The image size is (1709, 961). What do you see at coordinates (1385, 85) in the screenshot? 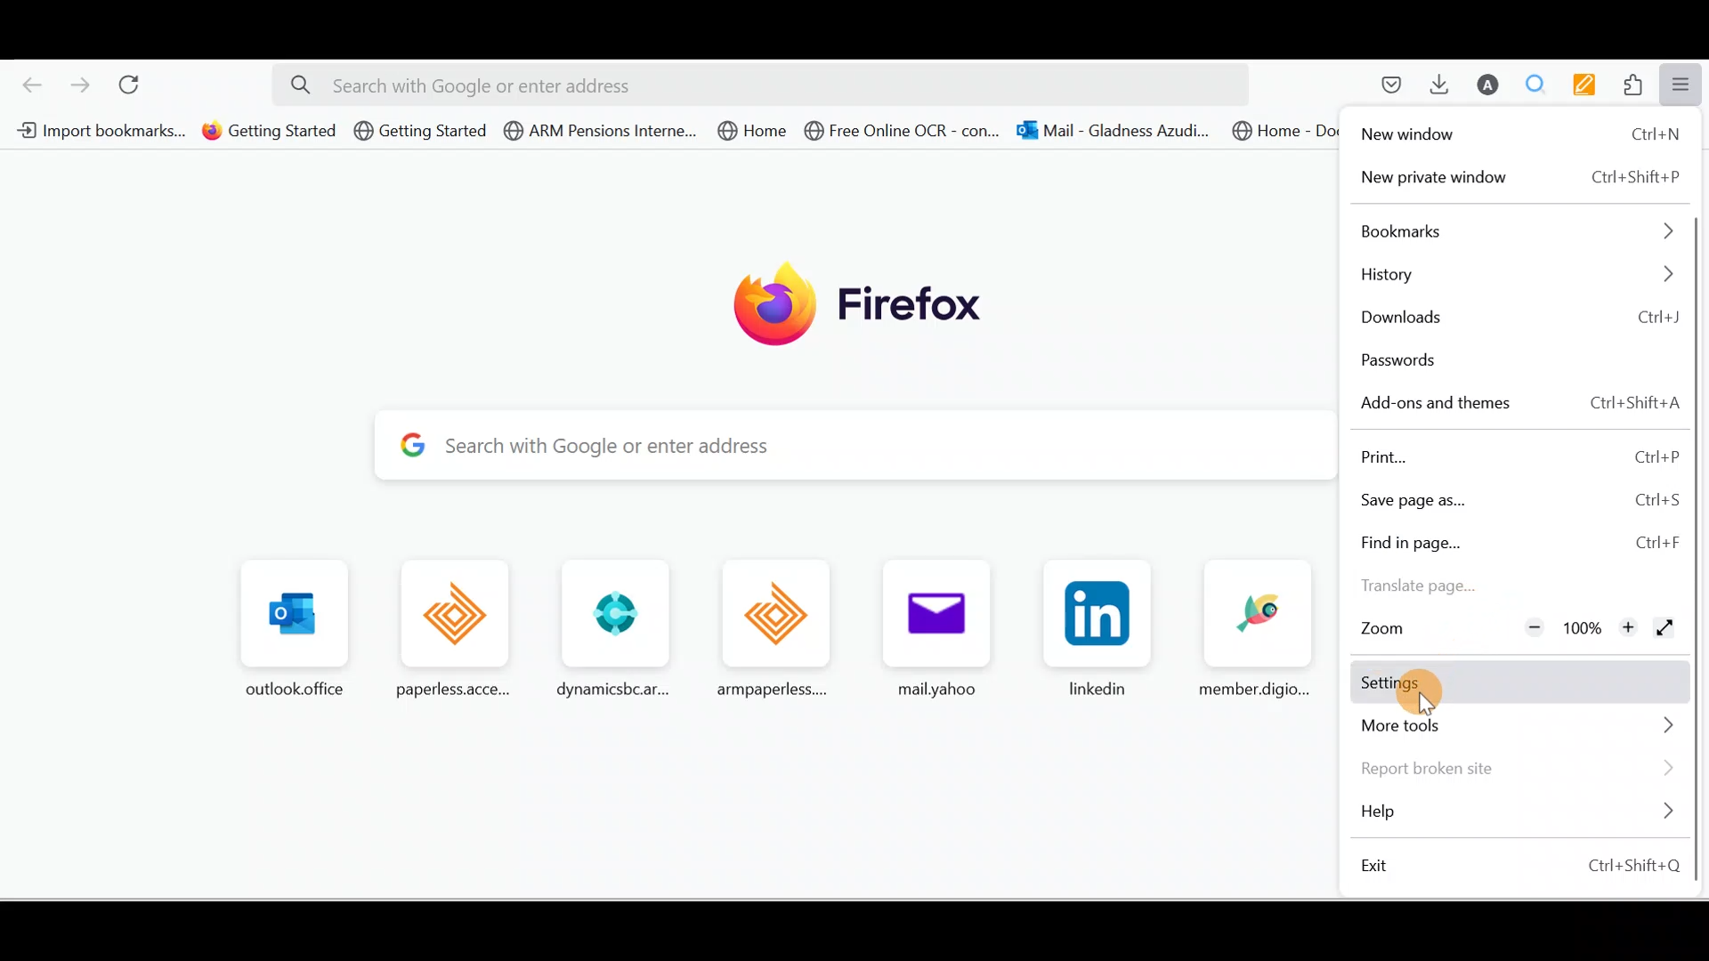
I see `Save to pocket` at bounding box center [1385, 85].